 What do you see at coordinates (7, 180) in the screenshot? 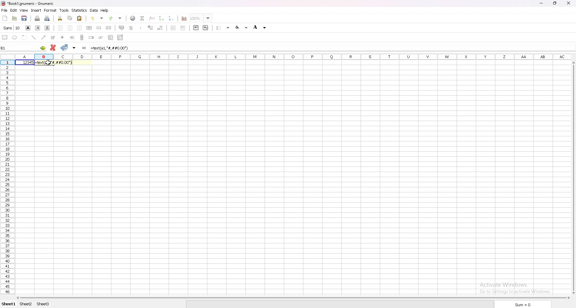
I see `rows` at bounding box center [7, 180].